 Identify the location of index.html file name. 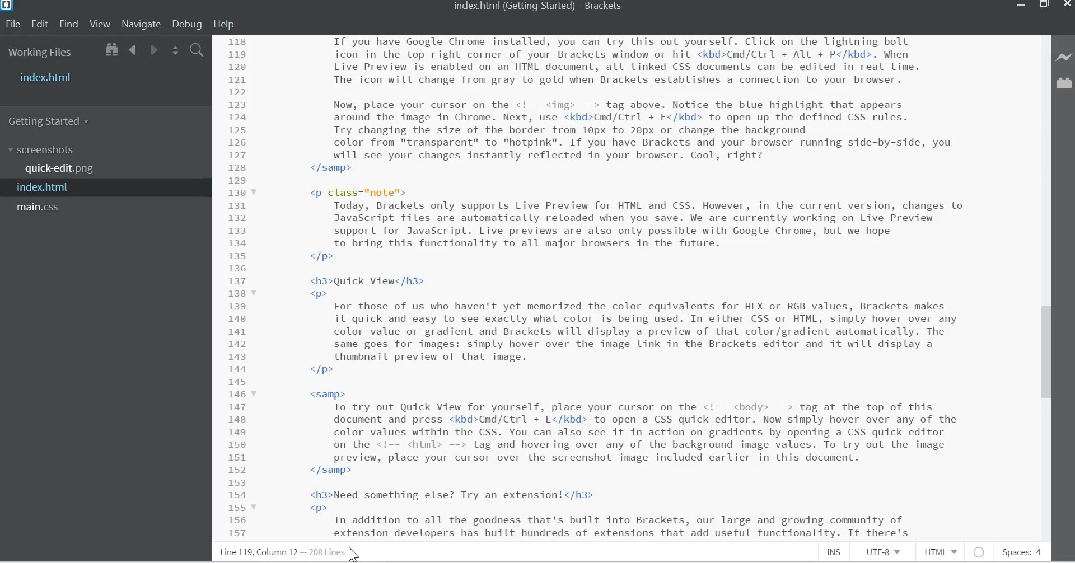
(104, 187).